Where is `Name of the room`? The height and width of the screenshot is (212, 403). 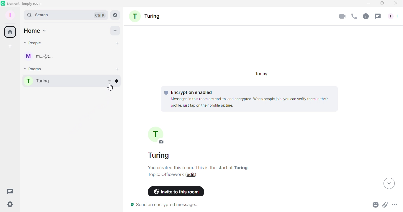 Name of the room is located at coordinates (159, 155).